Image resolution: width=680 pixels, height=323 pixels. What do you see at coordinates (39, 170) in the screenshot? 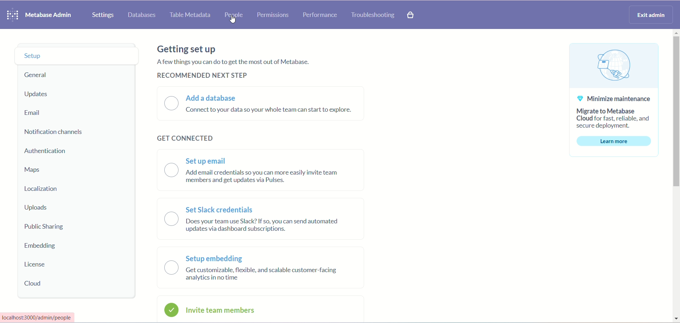
I see `maps` at bounding box center [39, 170].